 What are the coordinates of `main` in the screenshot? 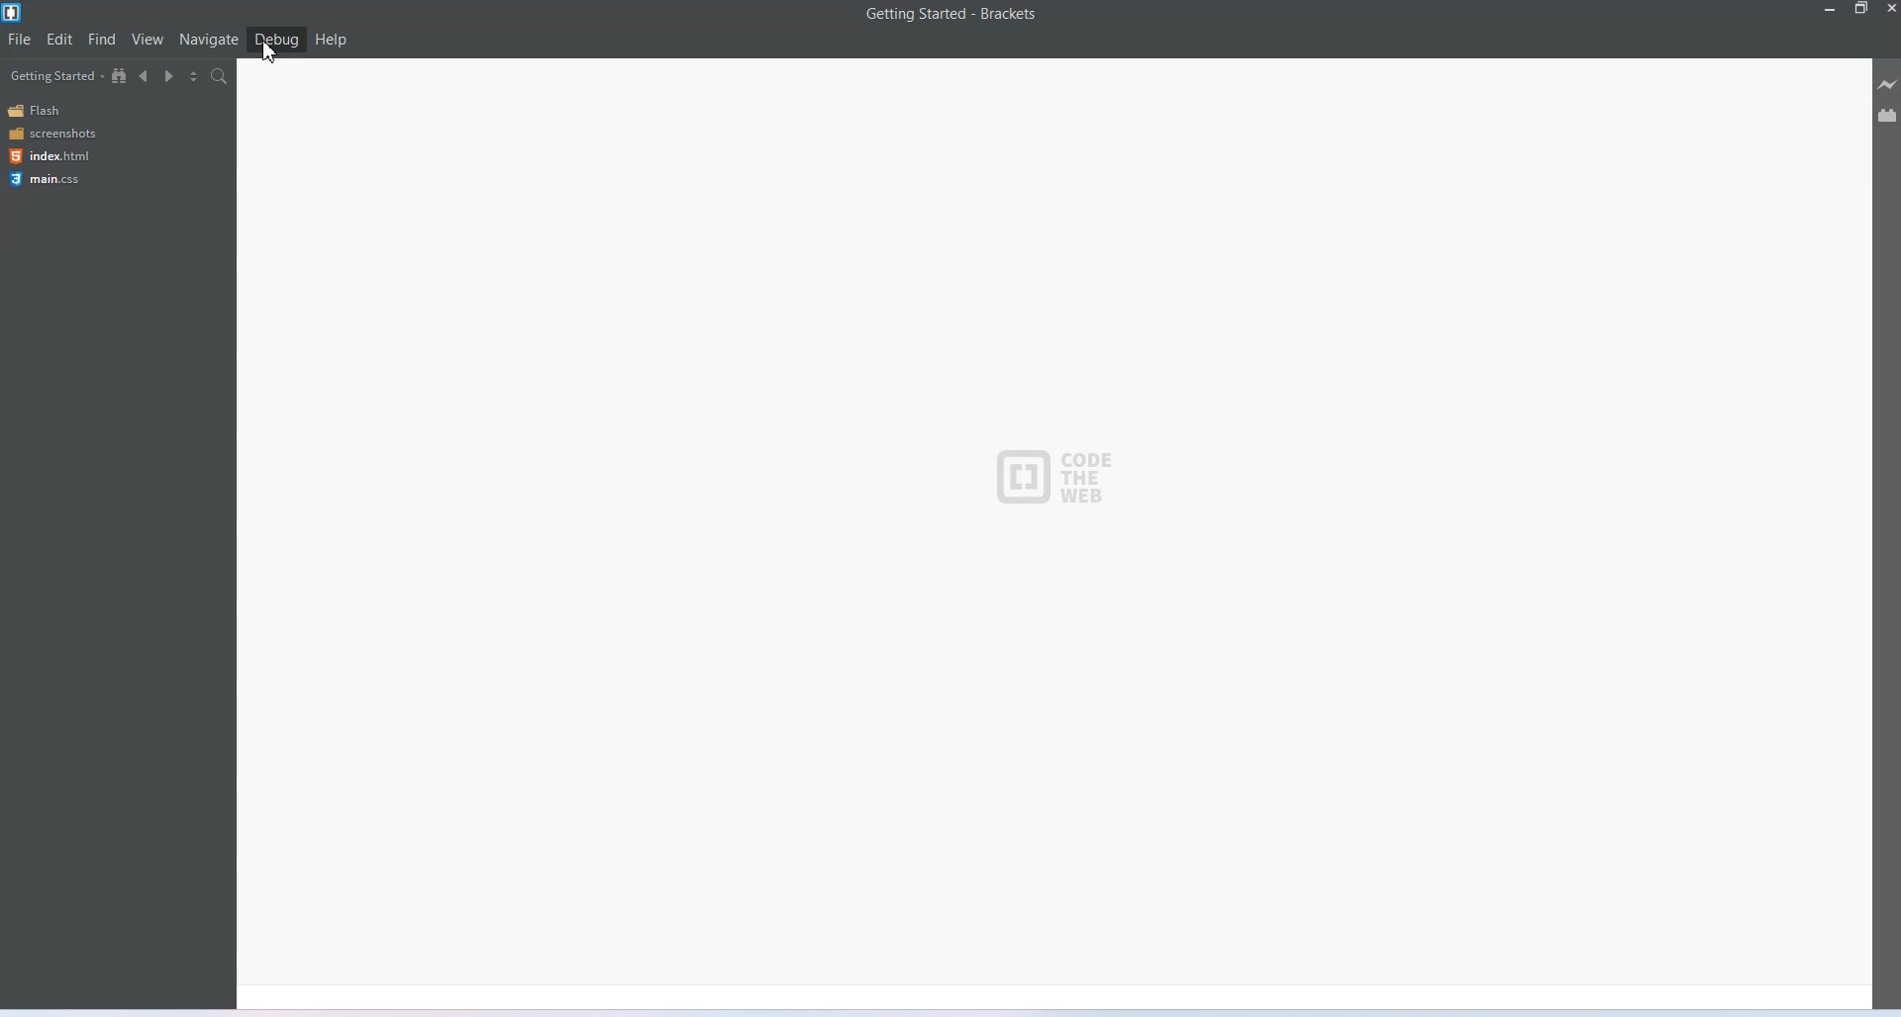 It's located at (49, 180).